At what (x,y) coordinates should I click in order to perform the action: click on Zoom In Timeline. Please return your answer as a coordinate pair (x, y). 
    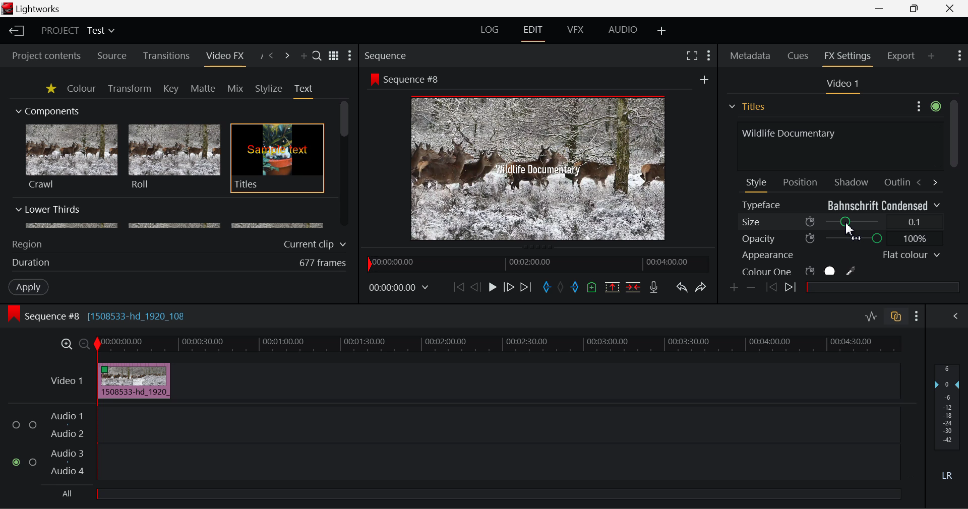
    Looking at the image, I should click on (67, 347).